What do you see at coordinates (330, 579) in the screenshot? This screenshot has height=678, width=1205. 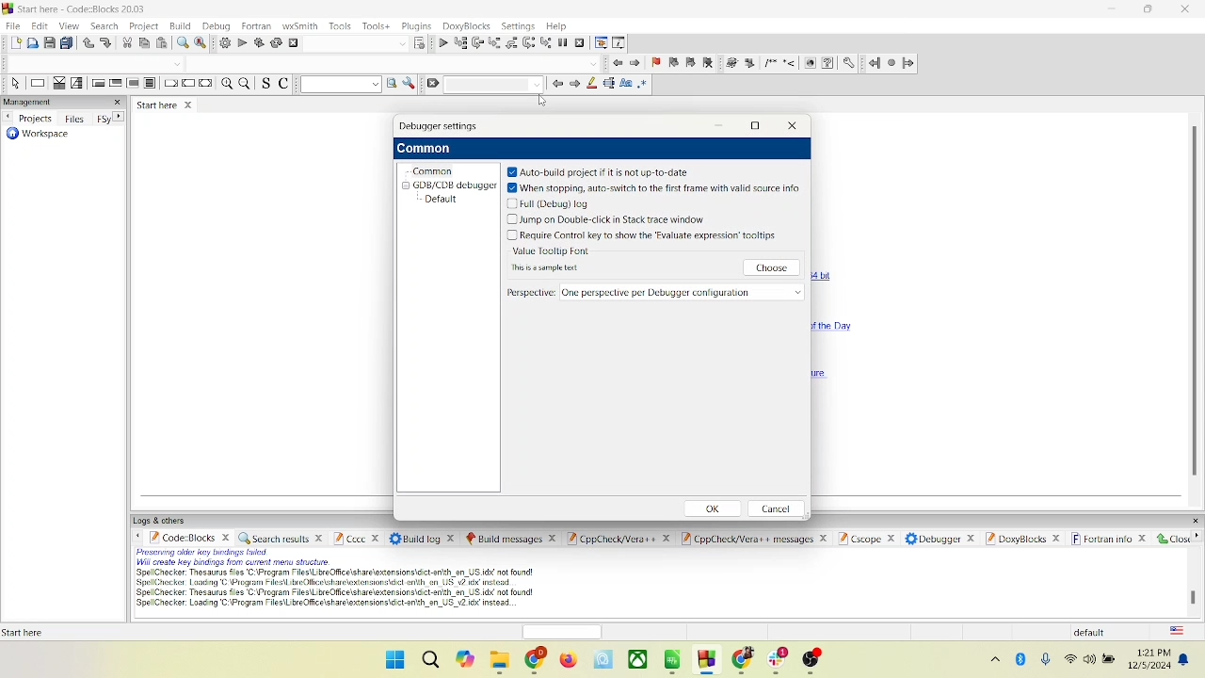 I see `text` at bounding box center [330, 579].